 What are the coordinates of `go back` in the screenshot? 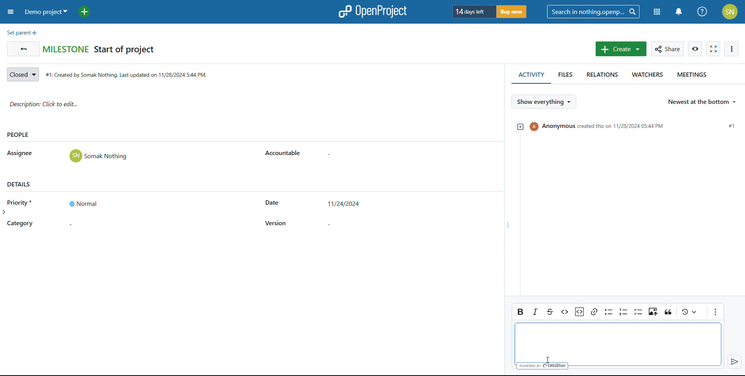 It's located at (23, 49).